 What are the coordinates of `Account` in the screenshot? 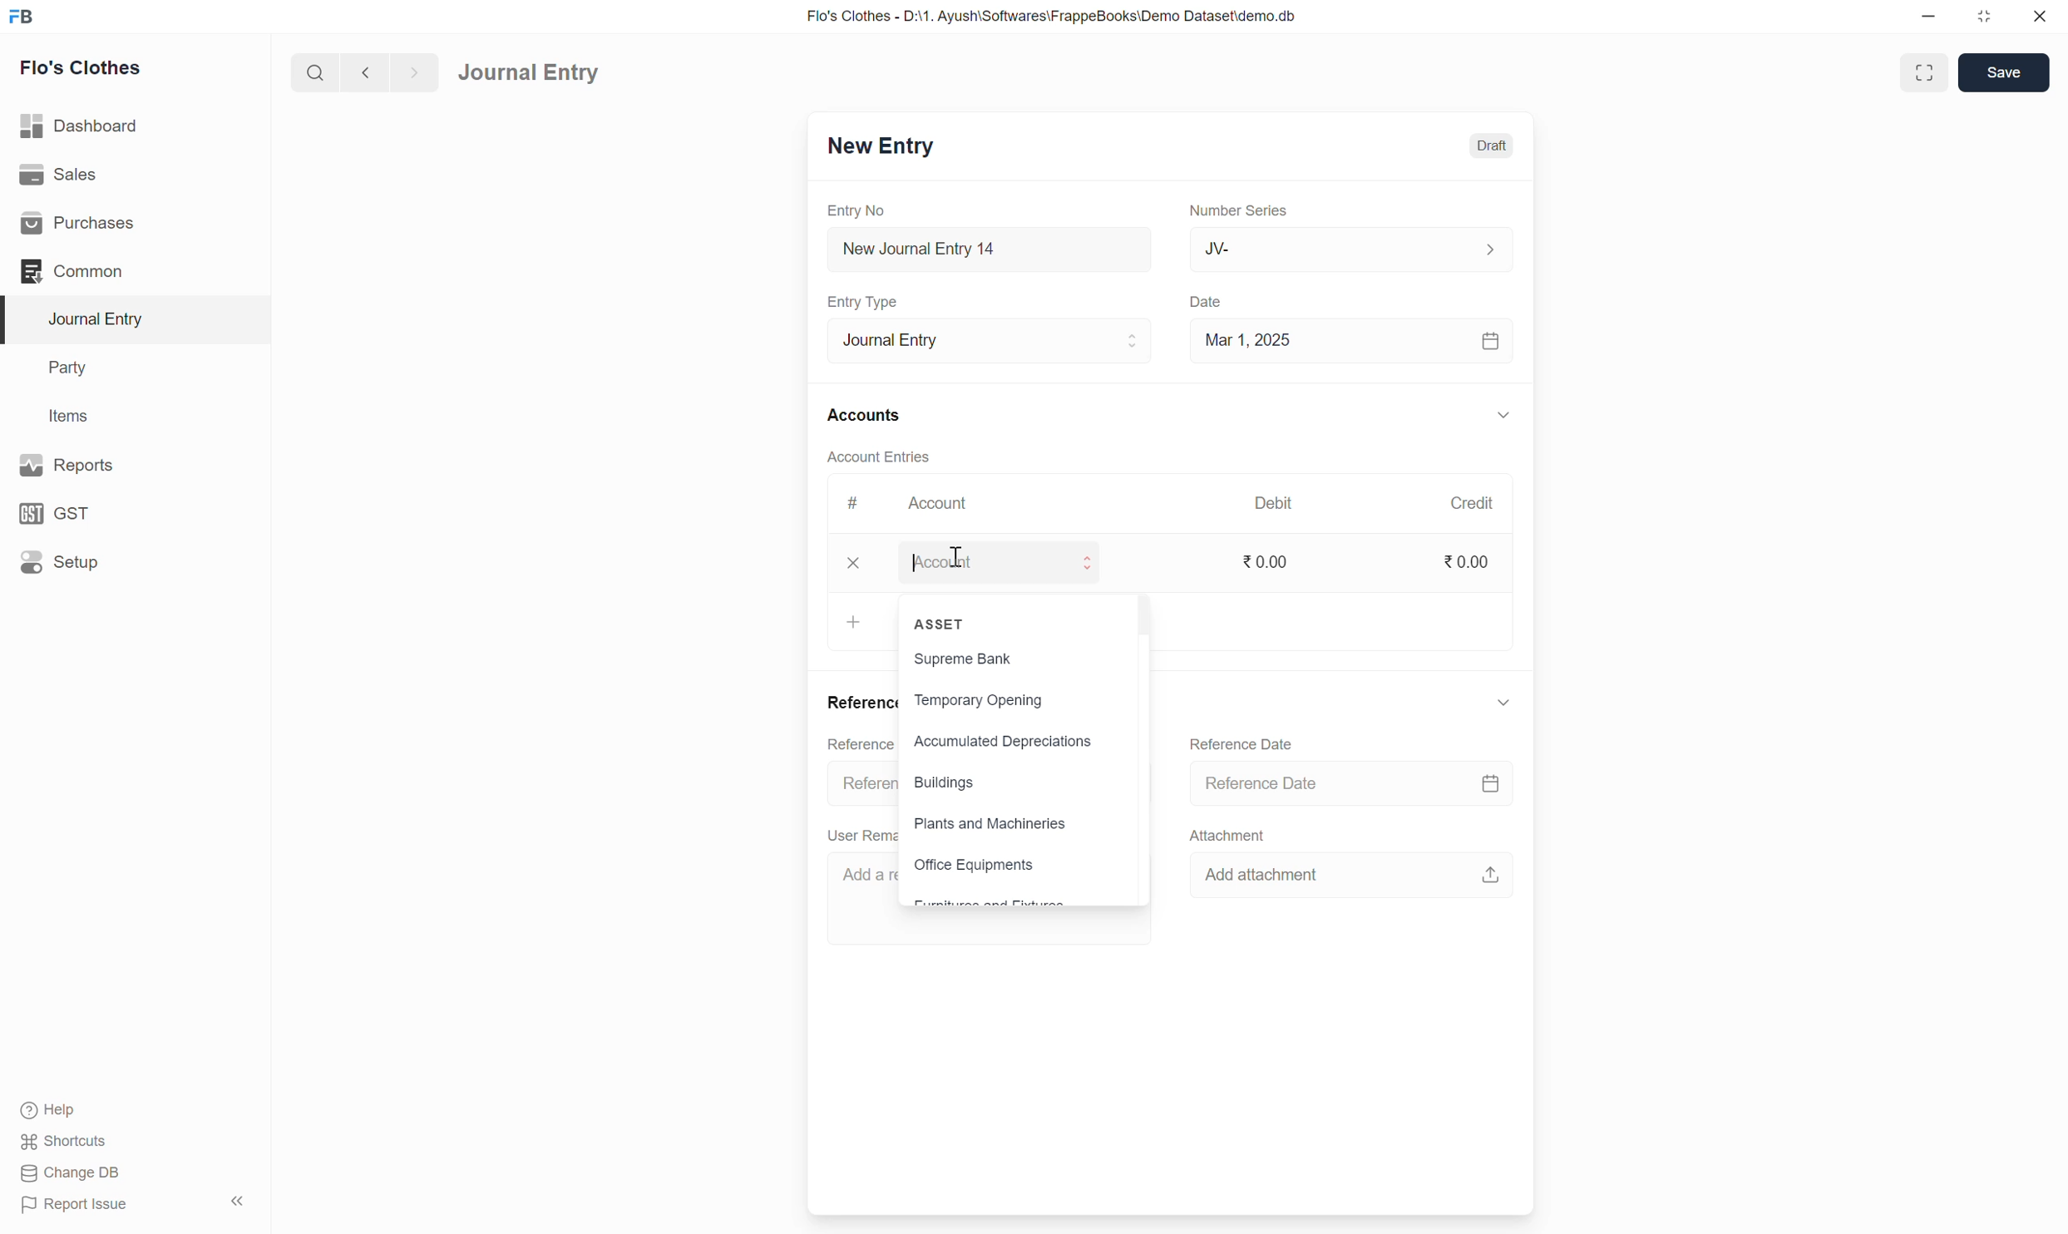 It's located at (940, 503).